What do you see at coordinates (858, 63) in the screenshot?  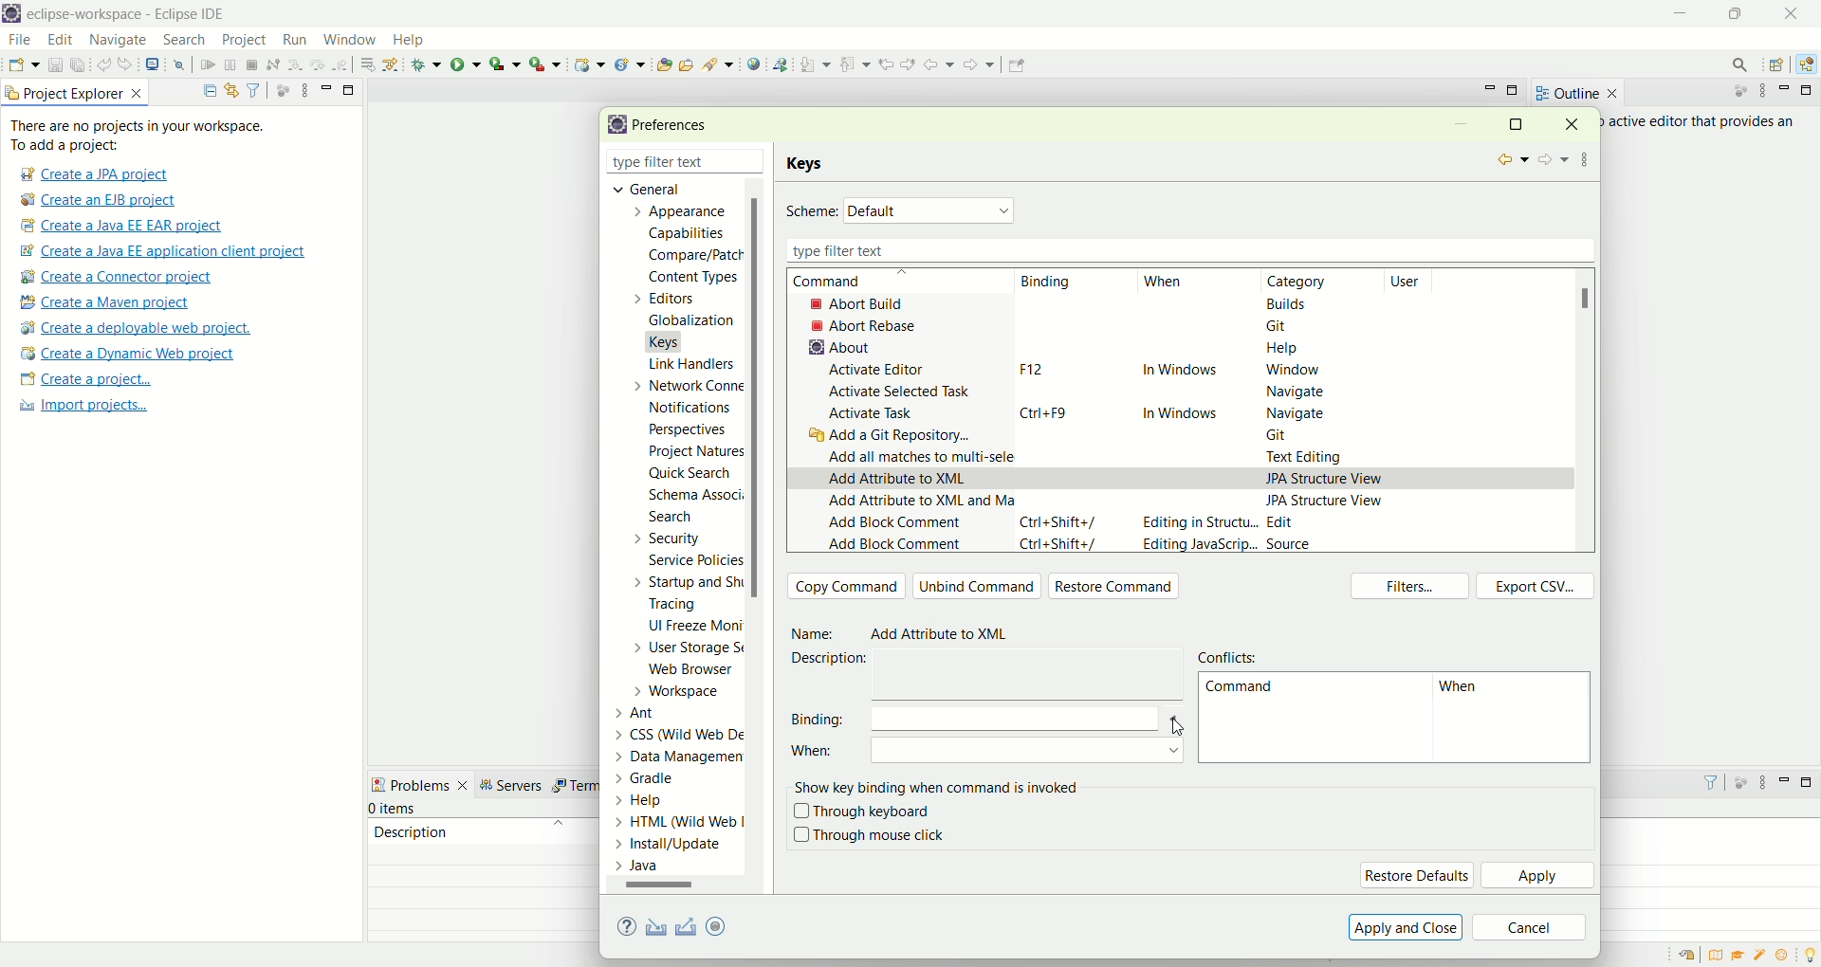 I see `previous annotation` at bounding box center [858, 63].